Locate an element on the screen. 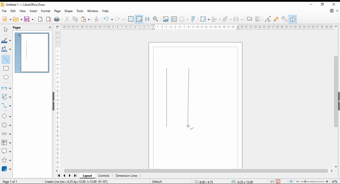 This screenshot has height=184, width=340. -21.15/11.78 is located at coordinates (206, 182).